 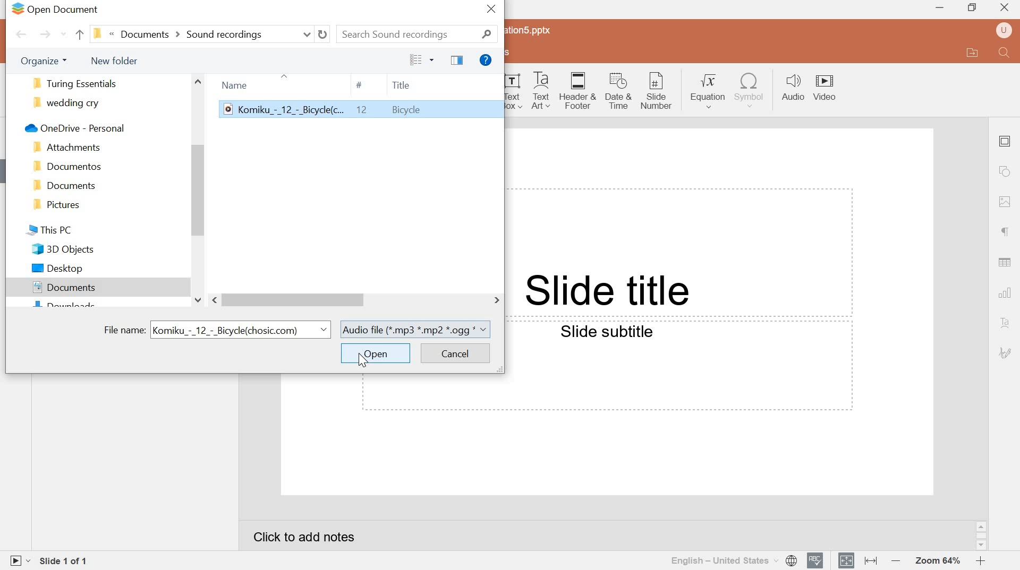 I want to click on scroll down, so click(x=981, y=546).